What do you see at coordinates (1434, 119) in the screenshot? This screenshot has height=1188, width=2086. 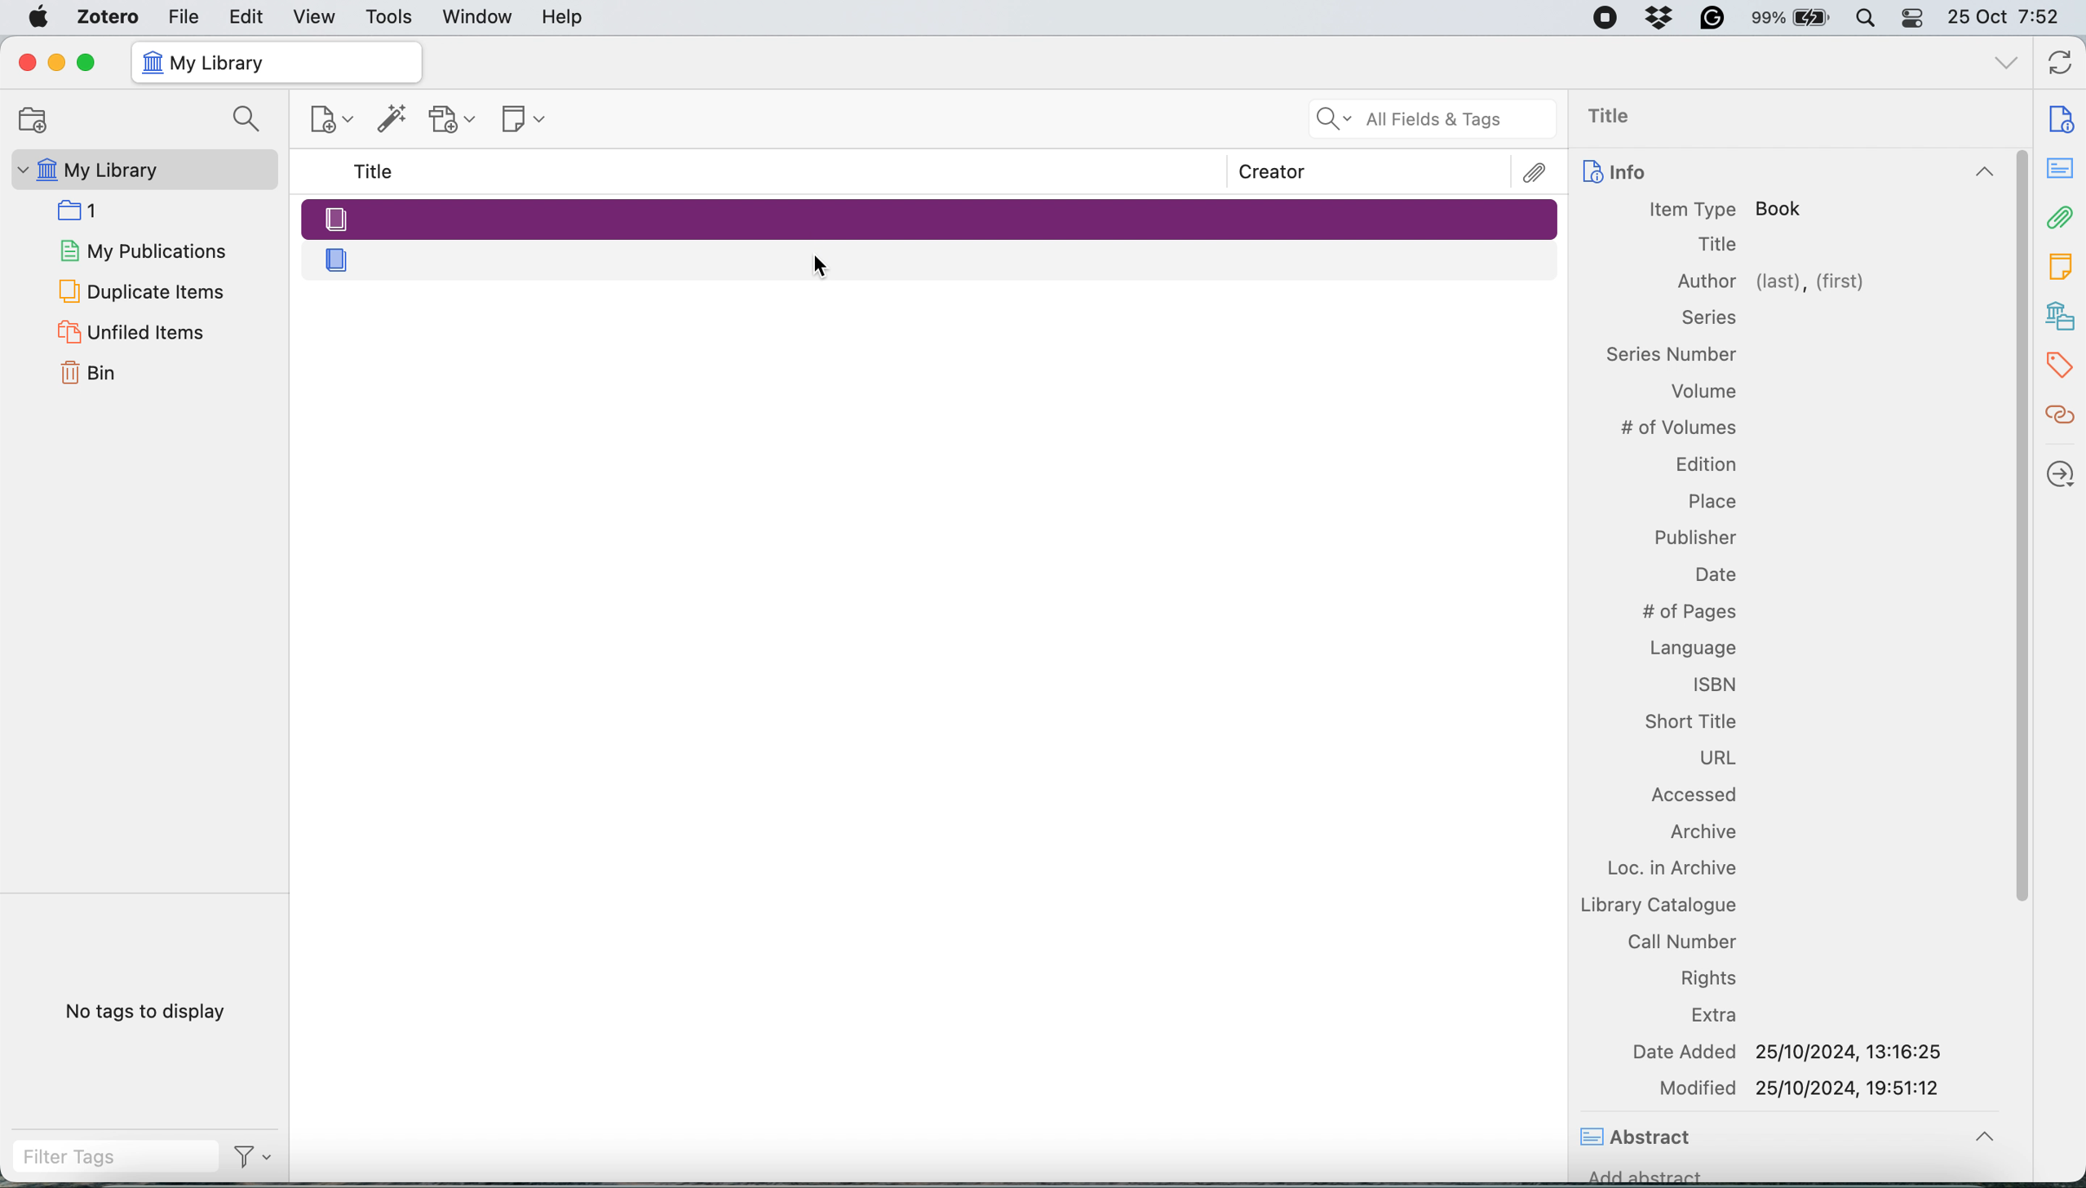 I see `All Fields & Tags` at bounding box center [1434, 119].